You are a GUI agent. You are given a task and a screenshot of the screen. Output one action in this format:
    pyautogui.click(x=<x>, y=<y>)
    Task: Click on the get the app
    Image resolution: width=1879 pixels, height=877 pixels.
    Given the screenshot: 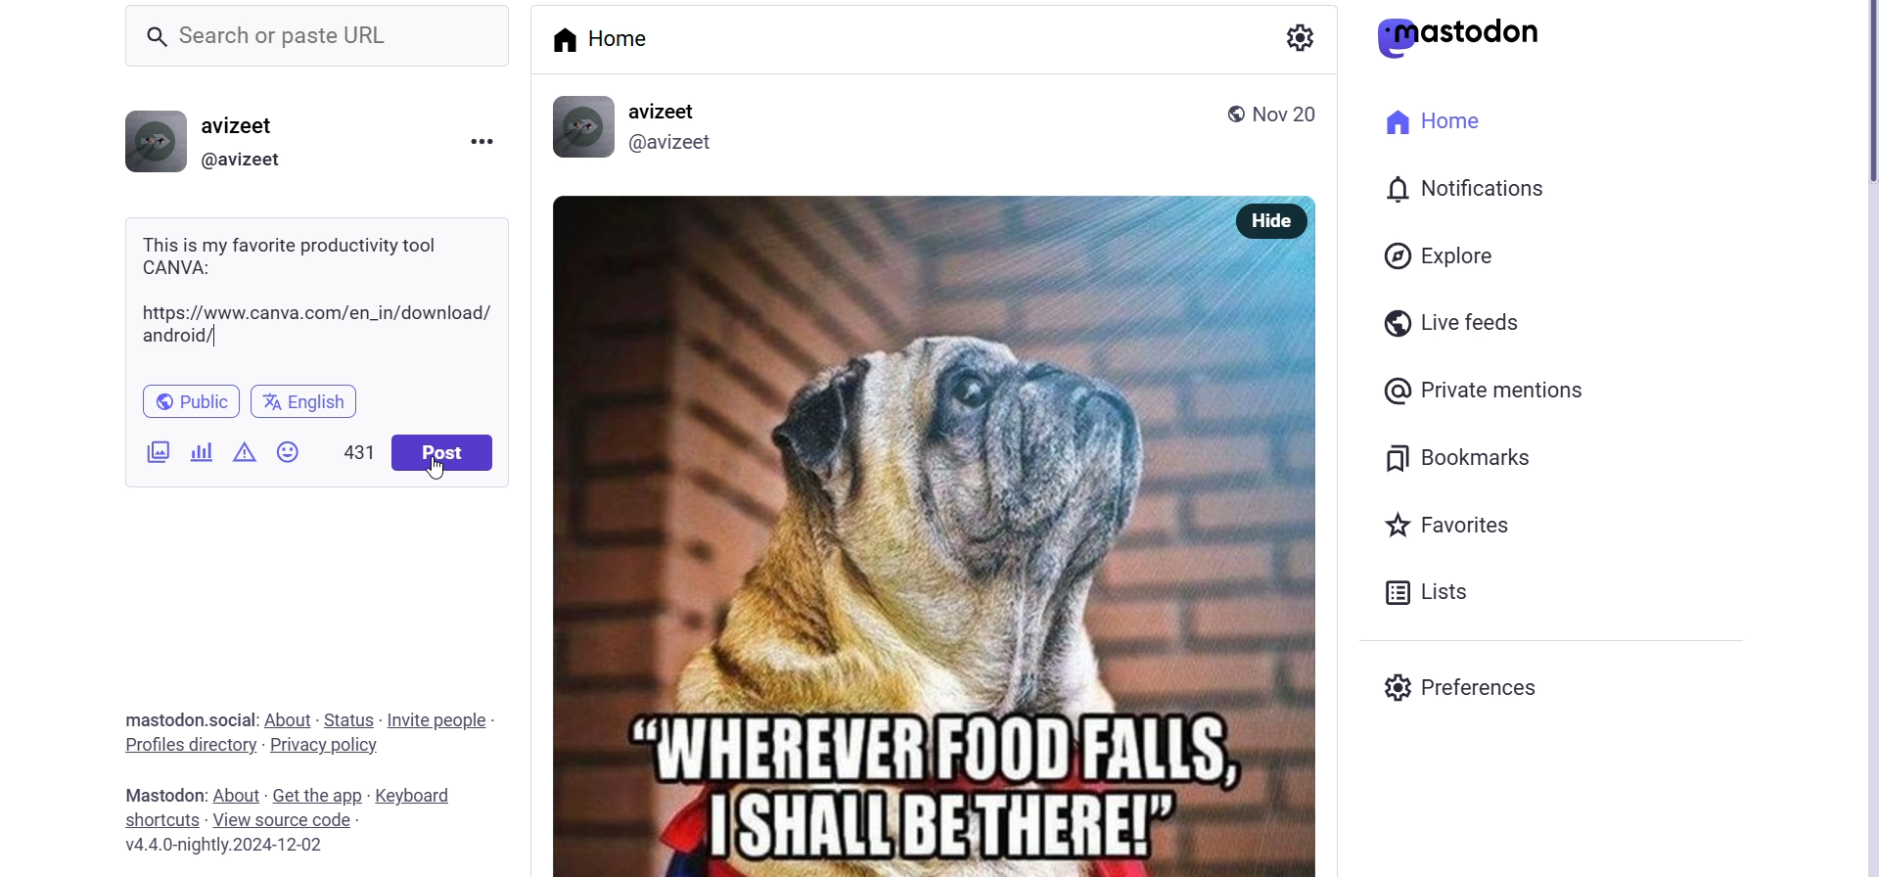 What is the action you would take?
    pyautogui.click(x=318, y=792)
    